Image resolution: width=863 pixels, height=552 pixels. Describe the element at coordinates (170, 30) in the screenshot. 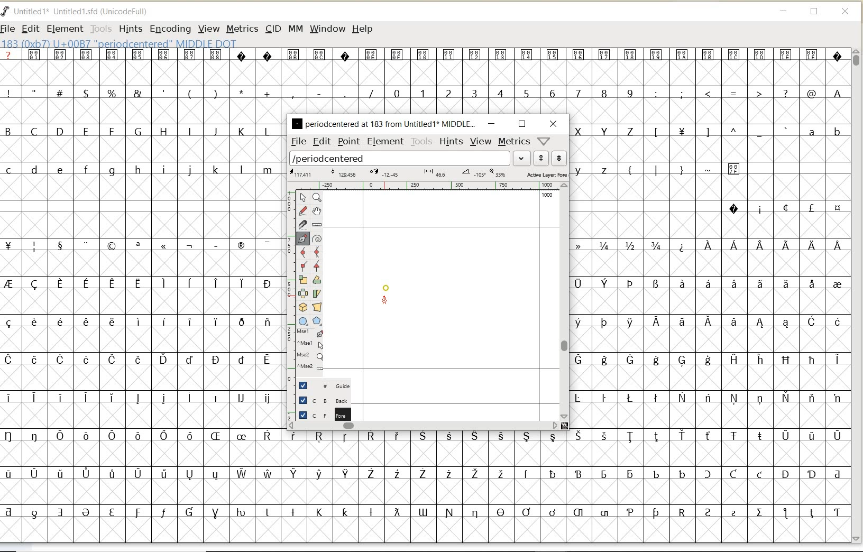

I see `ENCODING` at that location.